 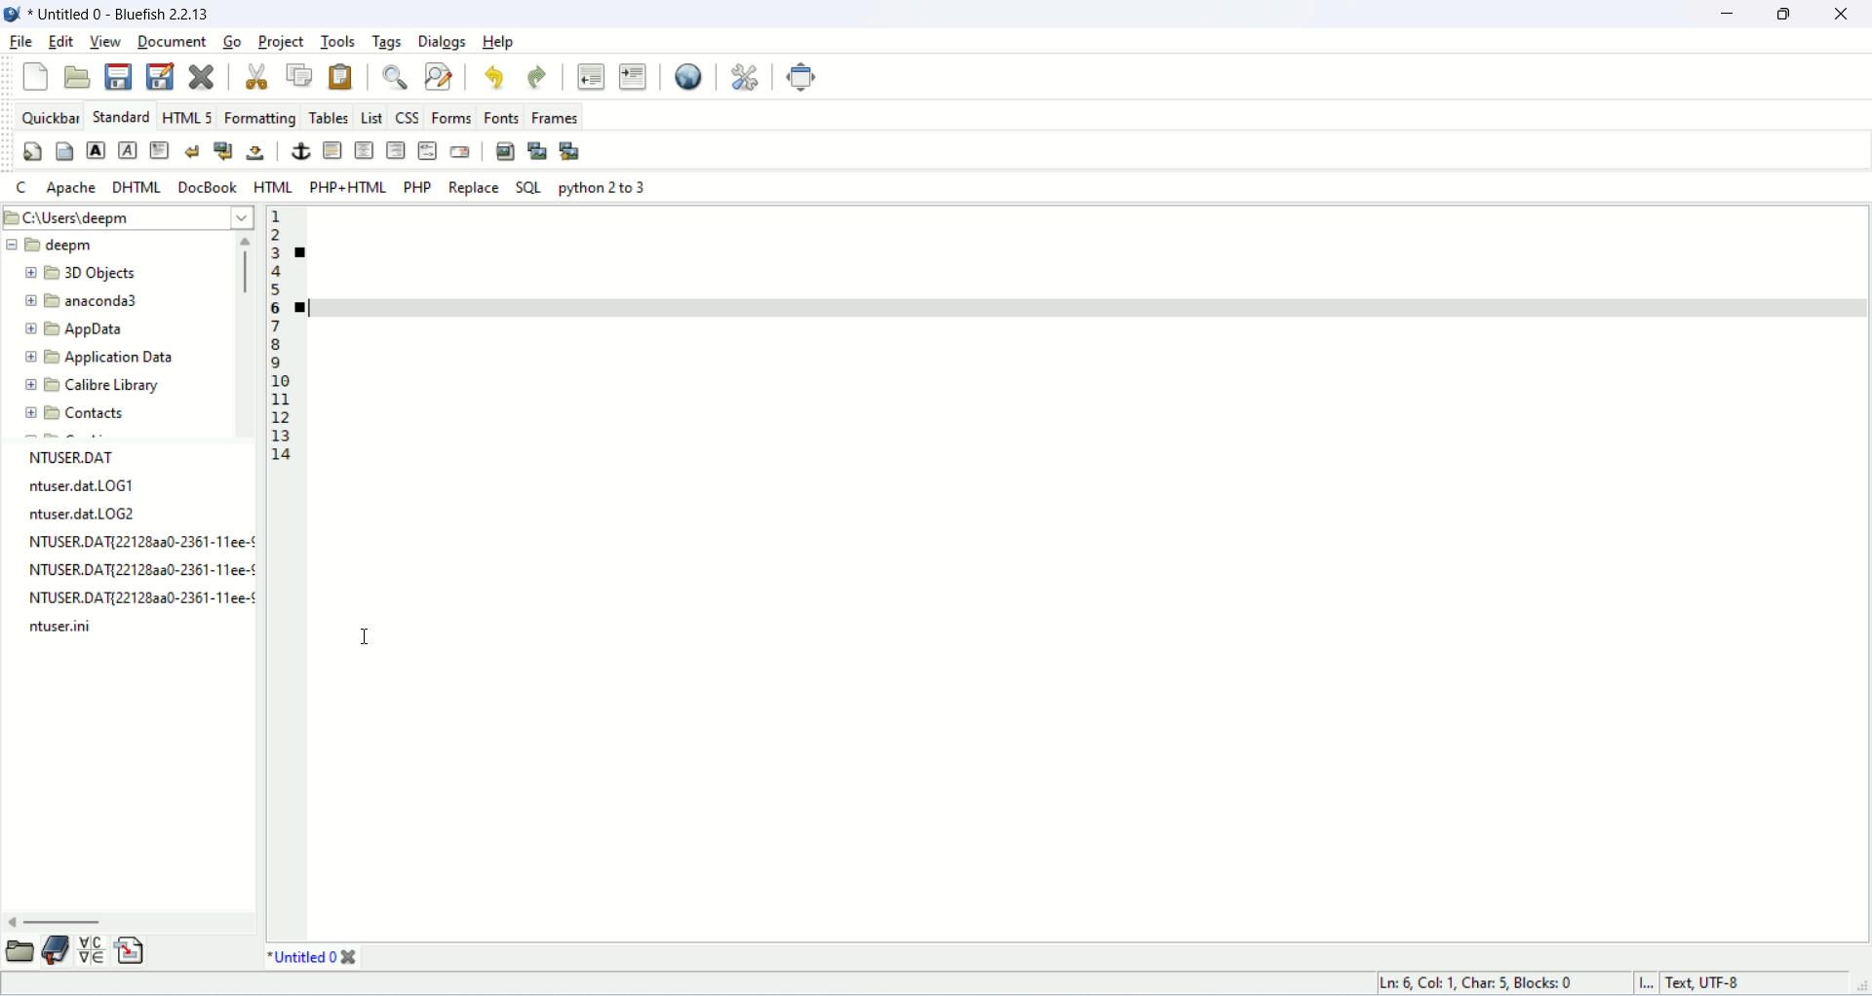 What do you see at coordinates (224, 150) in the screenshot?
I see `break and clear` at bounding box center [224, 150].